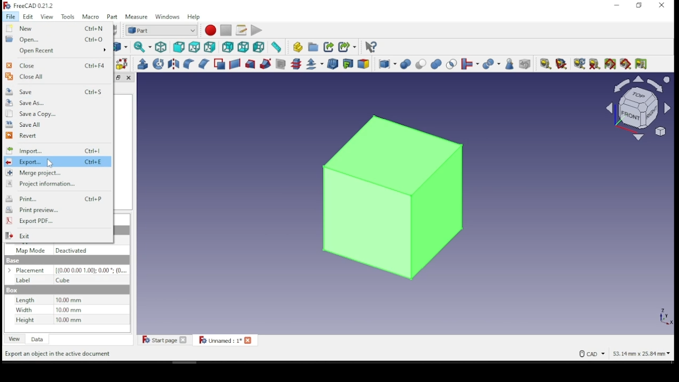 The width and height of the screenshot is (679, 382). I want to click on defeaturing, so click(525, 64).